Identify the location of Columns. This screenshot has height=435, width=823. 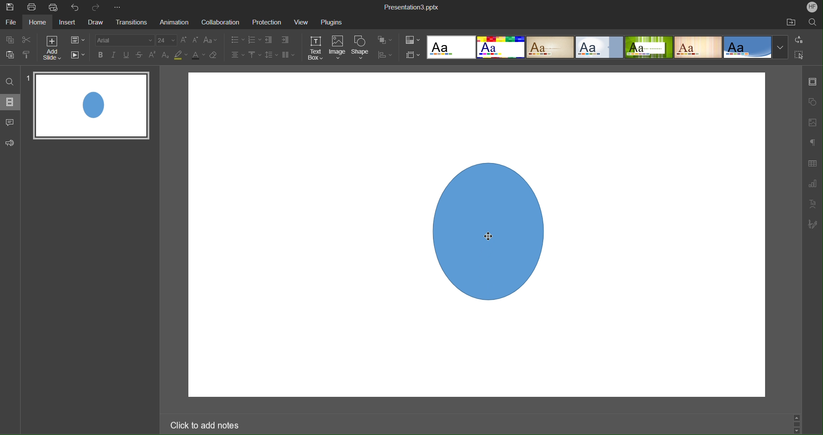
(289, 55).